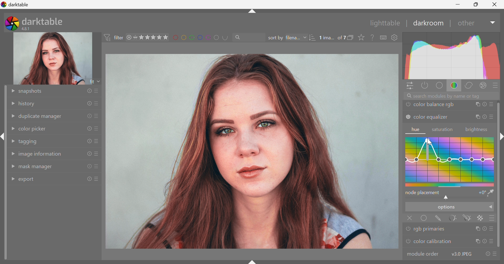  What do you see at coordinates (97, 103) in the screenshot?
I see `presets` at bounding box center [97, 103].